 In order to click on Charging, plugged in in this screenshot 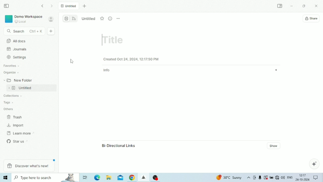, I will do `click(271, 178)`.